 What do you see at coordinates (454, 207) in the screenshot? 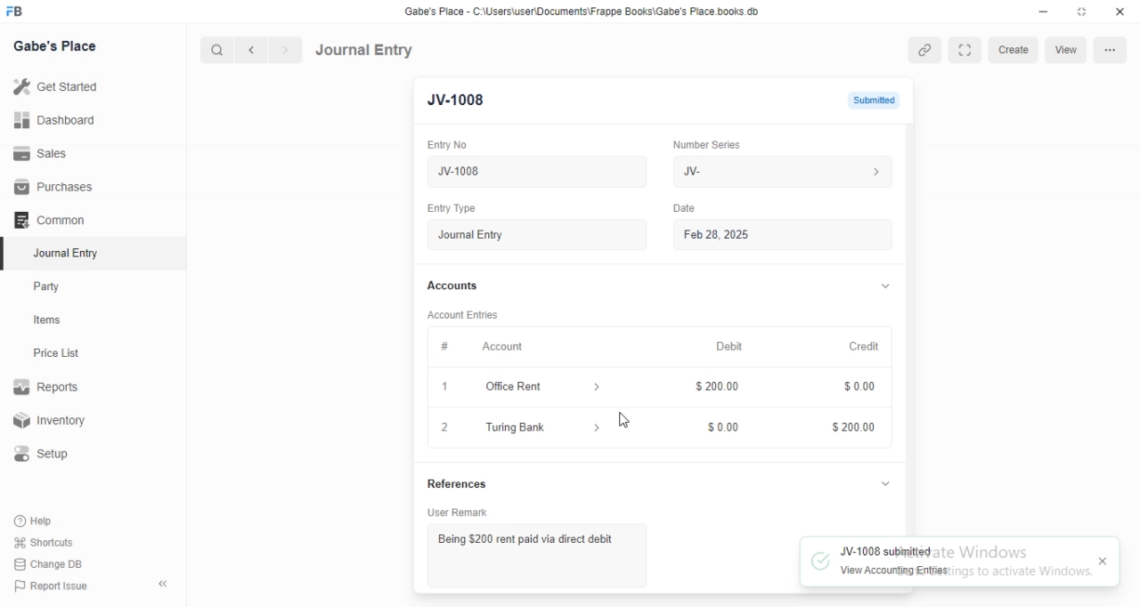
I see `Entry Type` at bounding box center [454, 207].